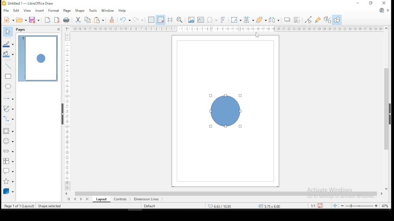 The image size is (394, 221). Describe the element at coordinates (22, 20) in the screenshot. I see `open` at that location.